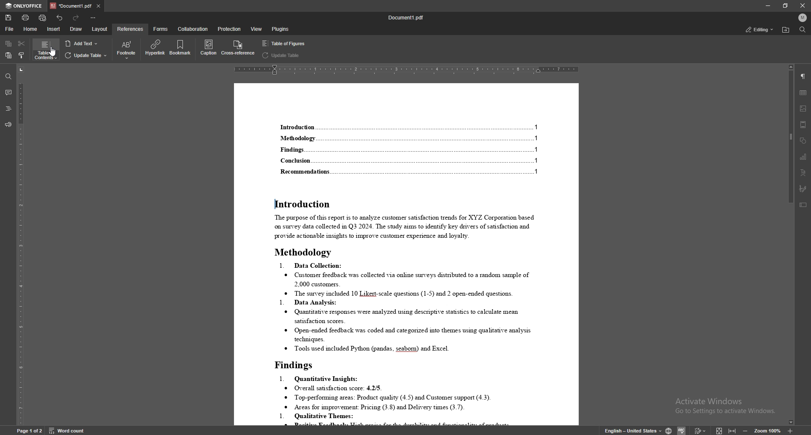  Describe the element at coordinates (8, 92) in the screenshot. I see `comment` at that location.